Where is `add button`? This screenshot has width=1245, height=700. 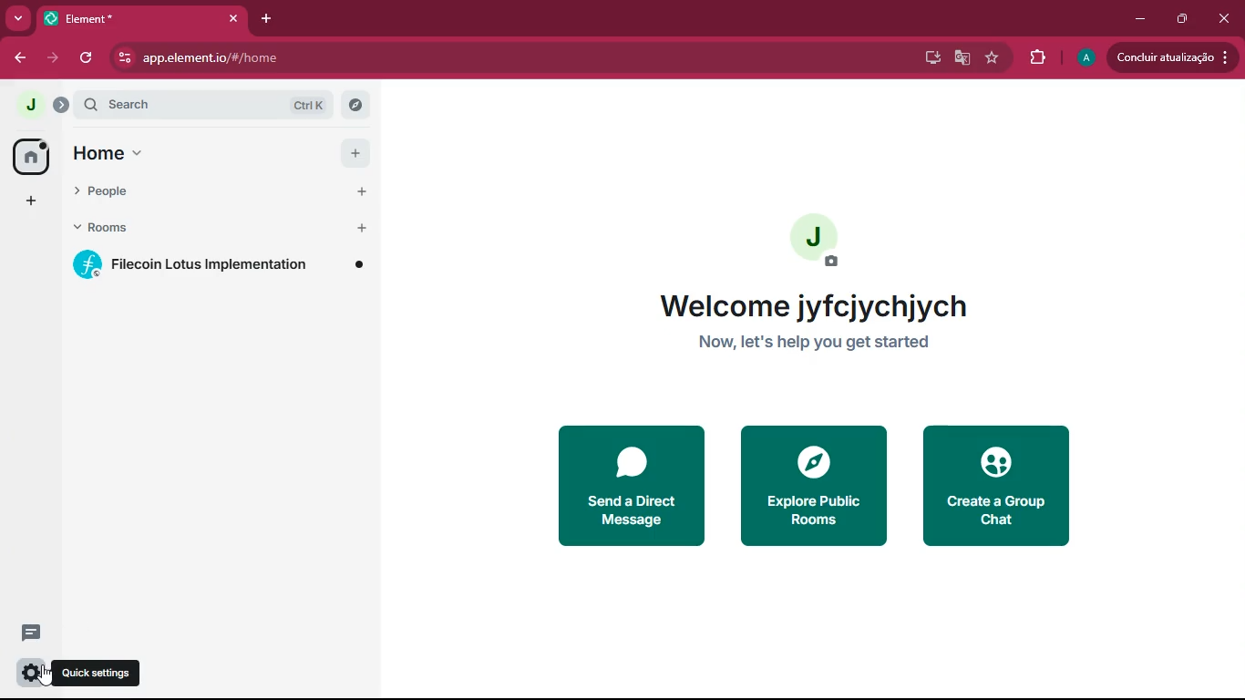
add button is located at coordinates (359, 229).